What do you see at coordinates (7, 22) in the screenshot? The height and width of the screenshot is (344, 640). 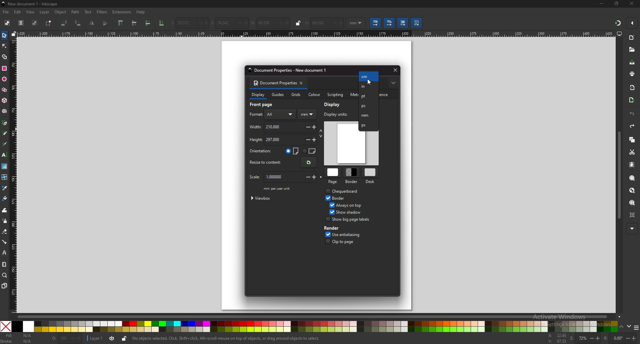 I see `select all objects` at bounding box center [7, 22].